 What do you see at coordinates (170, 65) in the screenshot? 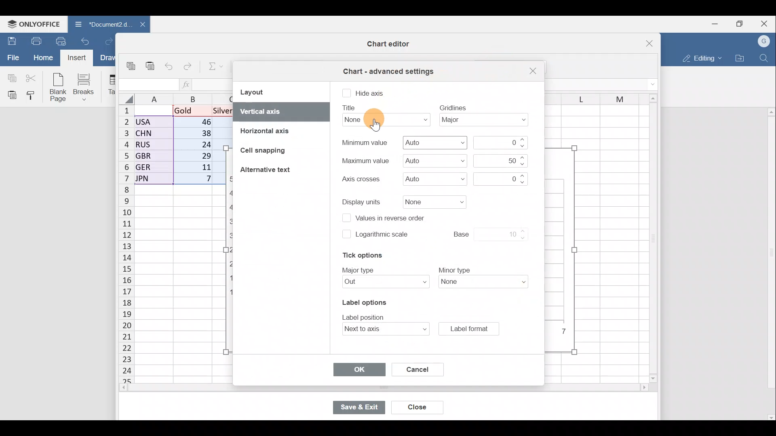
I see `Undo` at bounding box center [170, 65].